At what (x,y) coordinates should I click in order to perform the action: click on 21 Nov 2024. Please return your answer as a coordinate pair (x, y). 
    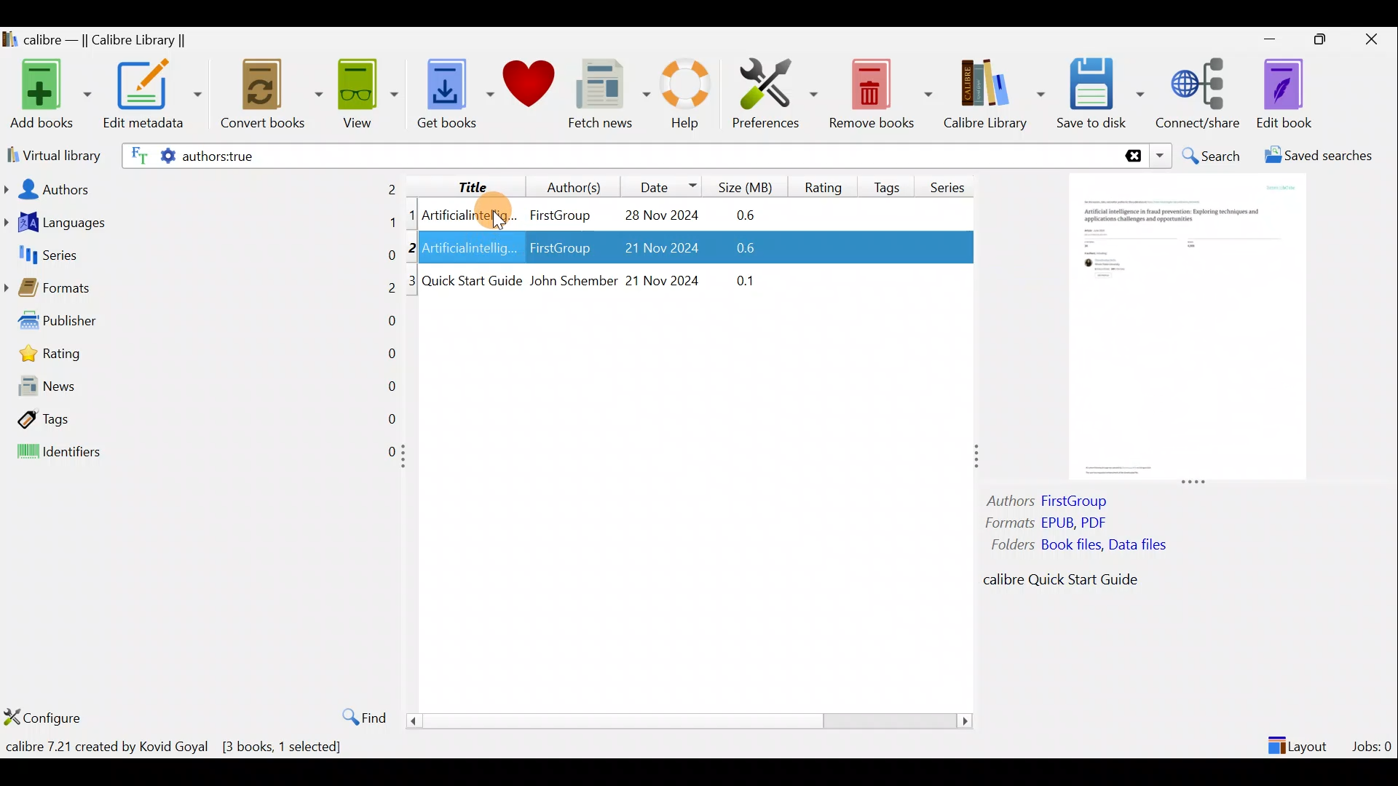
    Looking at the image, I should click on (651, 250).